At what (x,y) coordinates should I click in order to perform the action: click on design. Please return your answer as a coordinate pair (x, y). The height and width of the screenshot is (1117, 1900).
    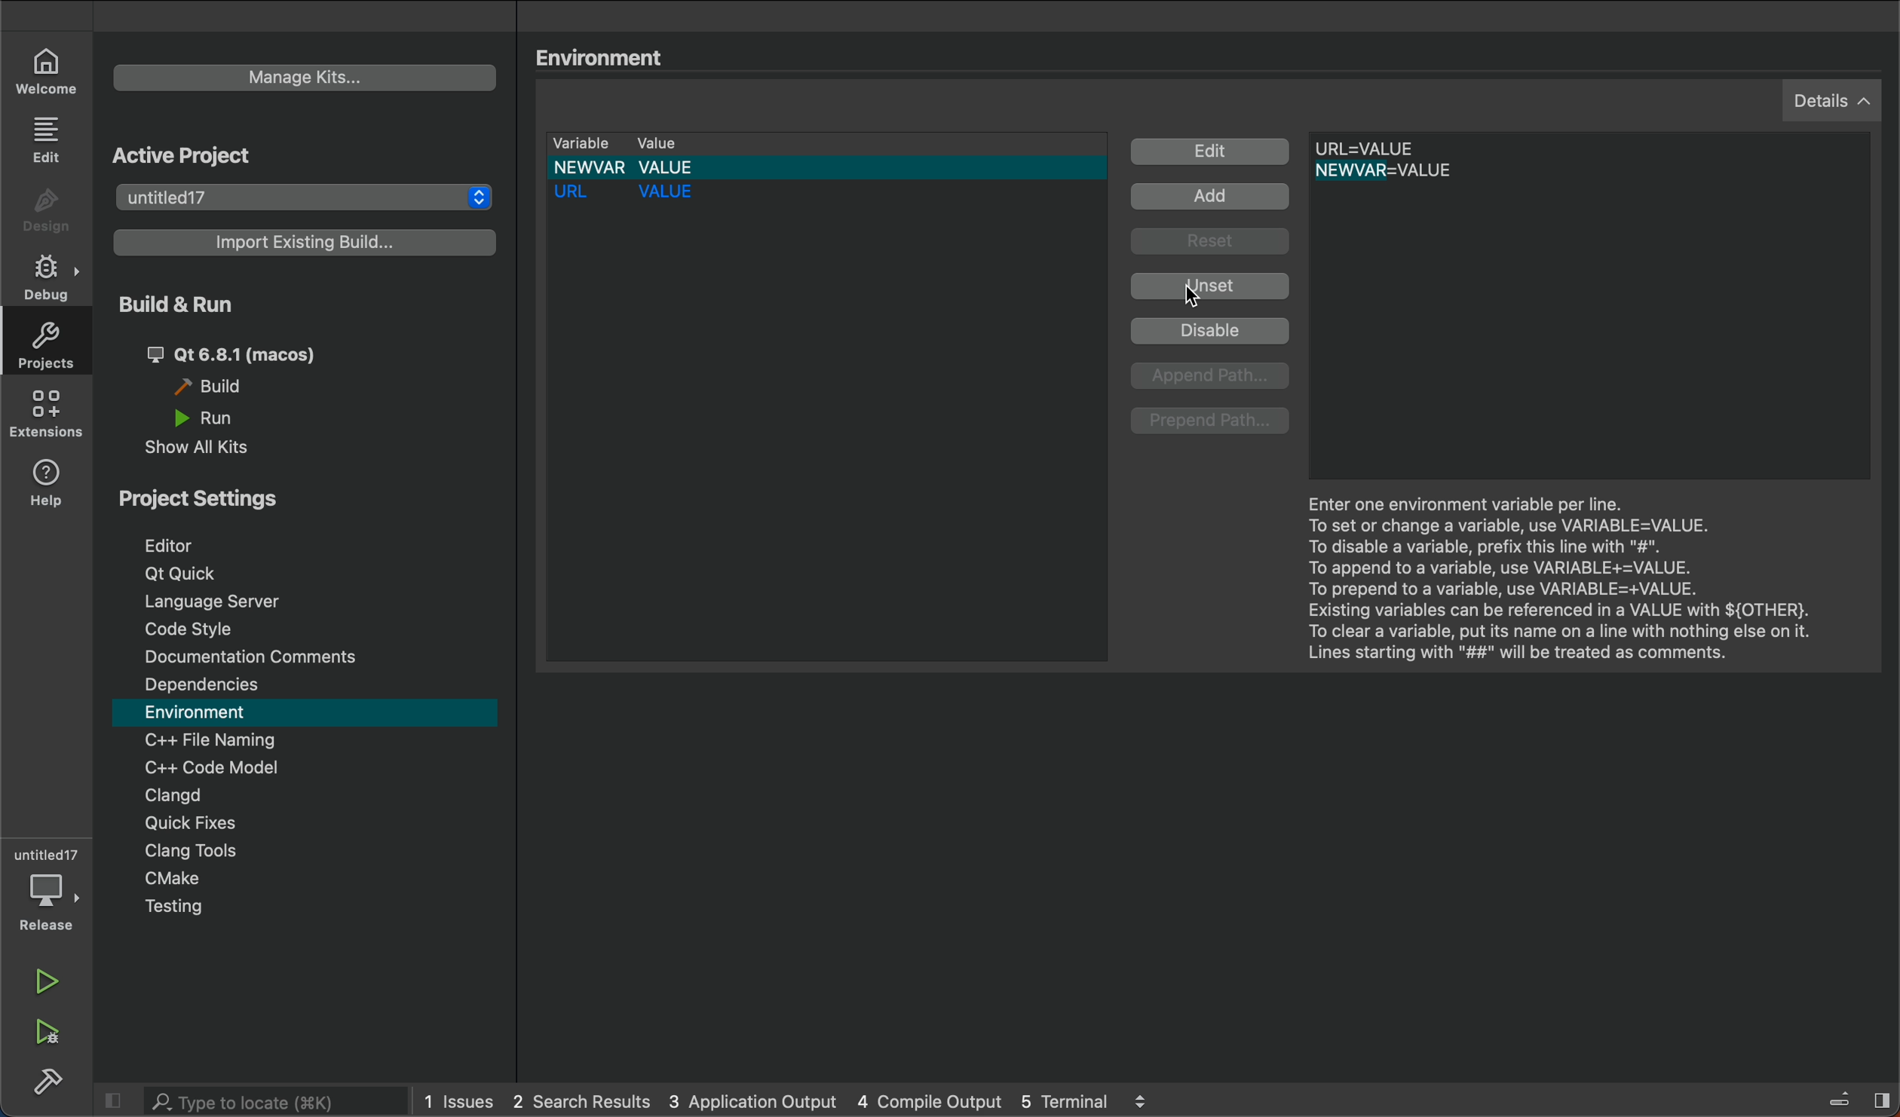
    Looking at the image, I should click on (47, 210).